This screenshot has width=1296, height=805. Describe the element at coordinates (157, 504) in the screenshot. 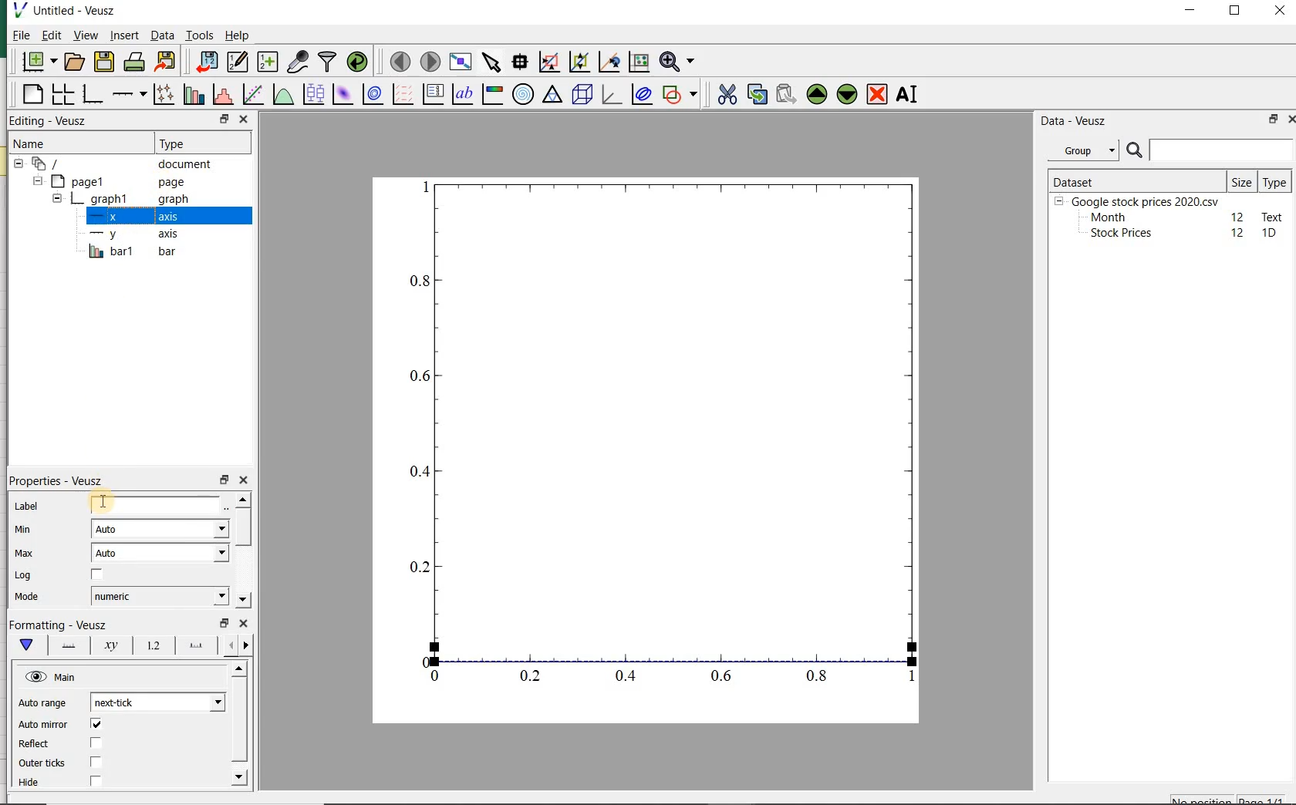

I see `input field` at that location.